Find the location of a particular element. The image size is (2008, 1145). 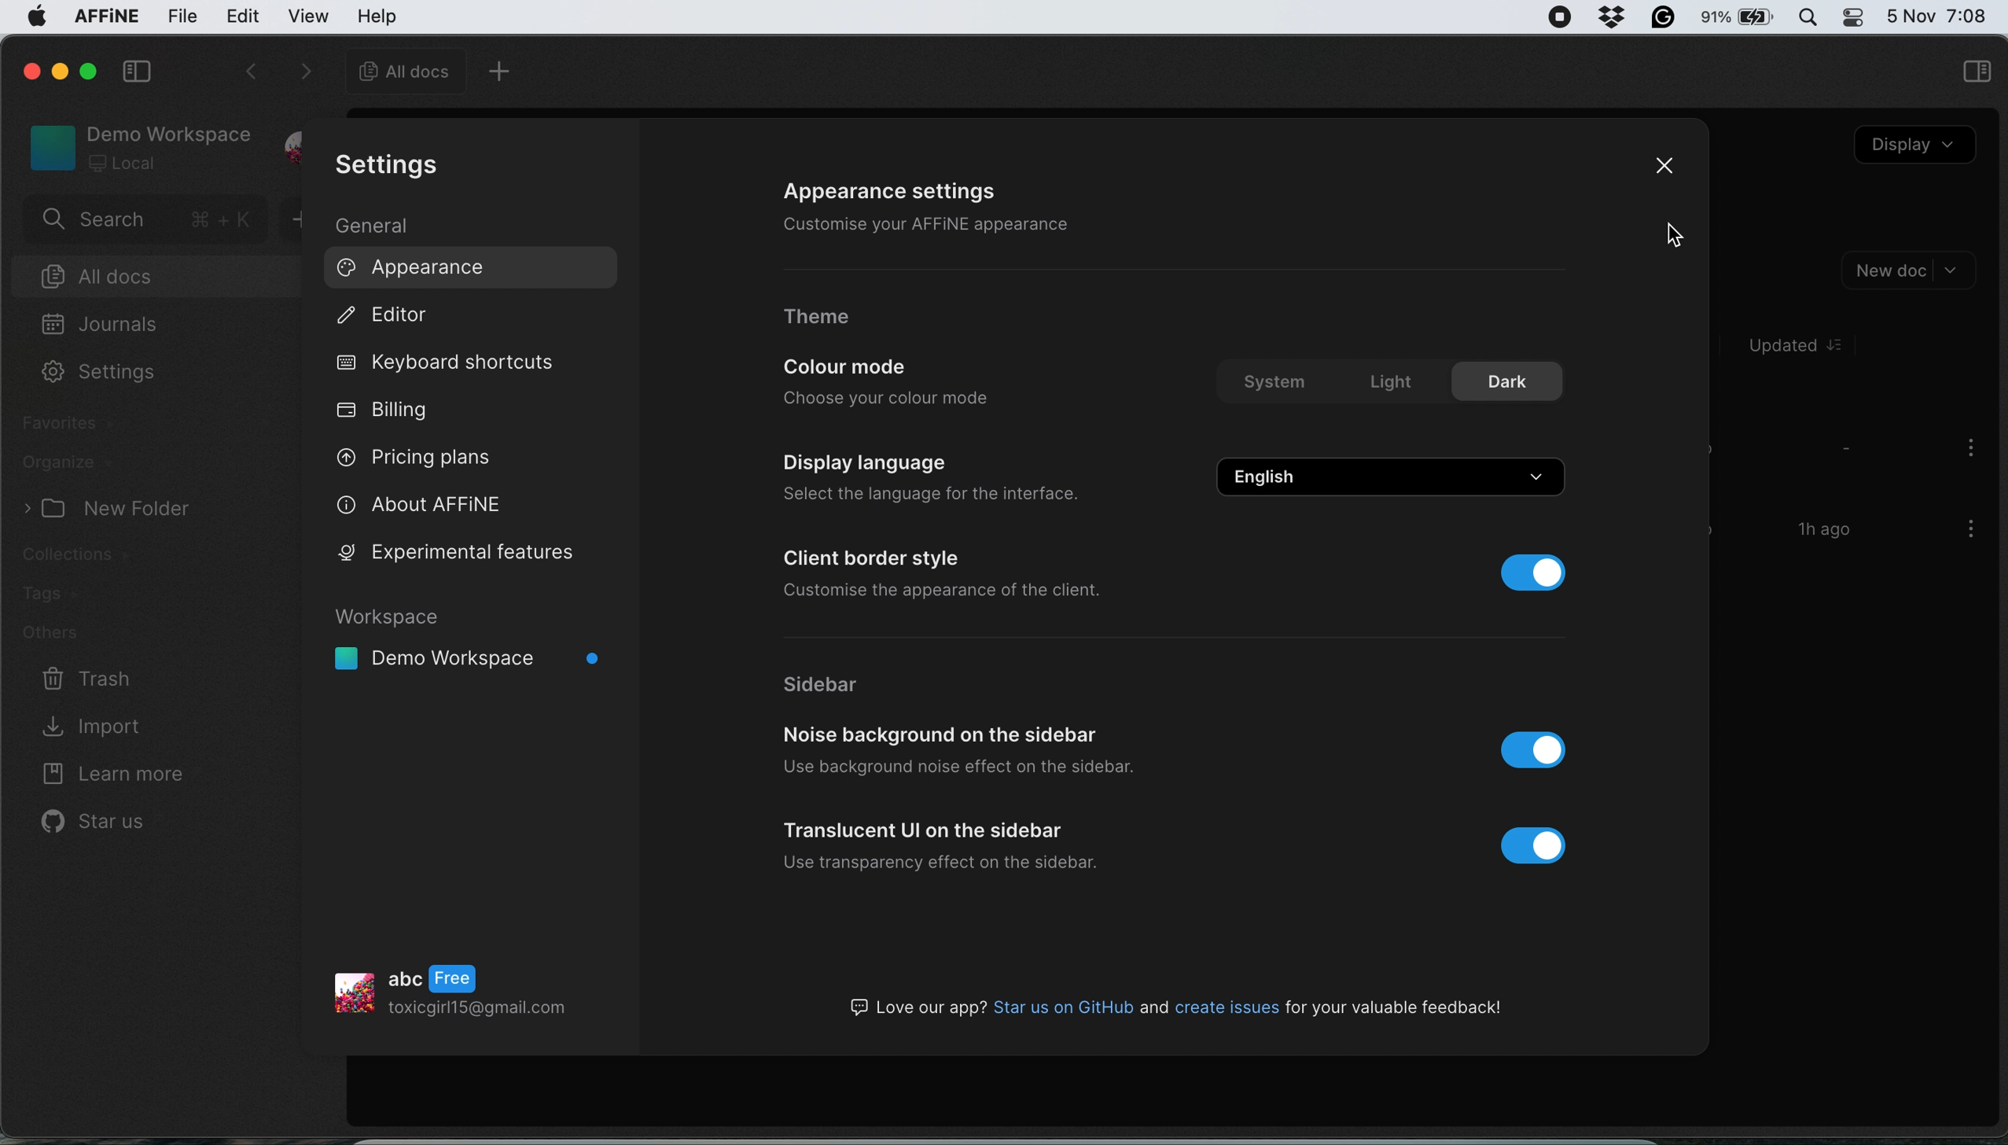

settings is located at coordinates (97, 372).